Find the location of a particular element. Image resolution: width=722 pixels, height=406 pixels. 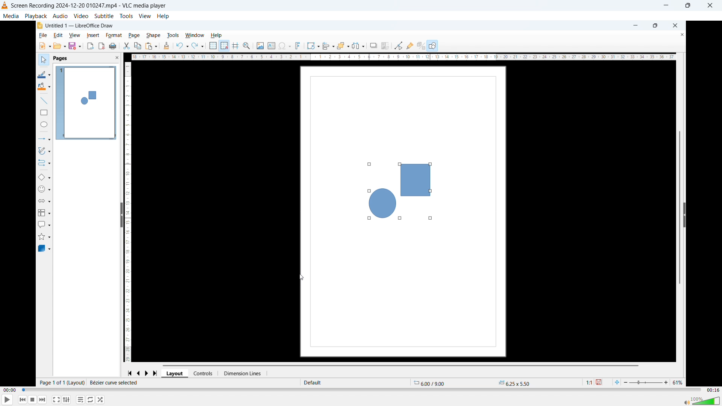

time bar  is located at coordinates (361, 390).